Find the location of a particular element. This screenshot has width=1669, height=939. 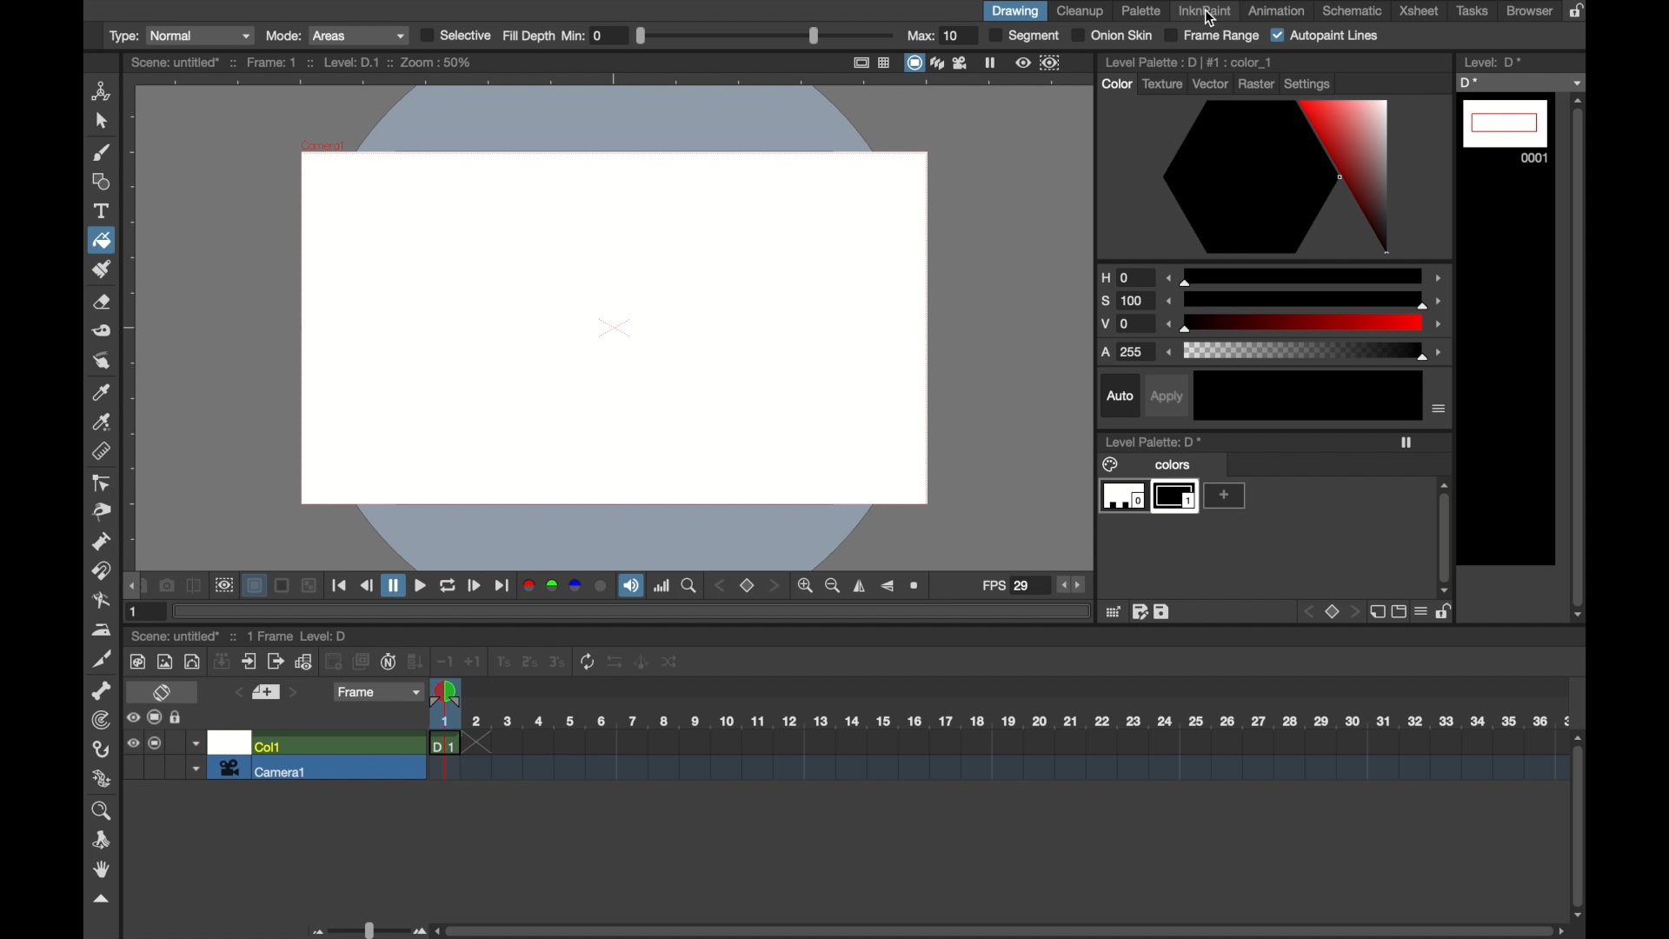

play is located at coordinates (477, 586).